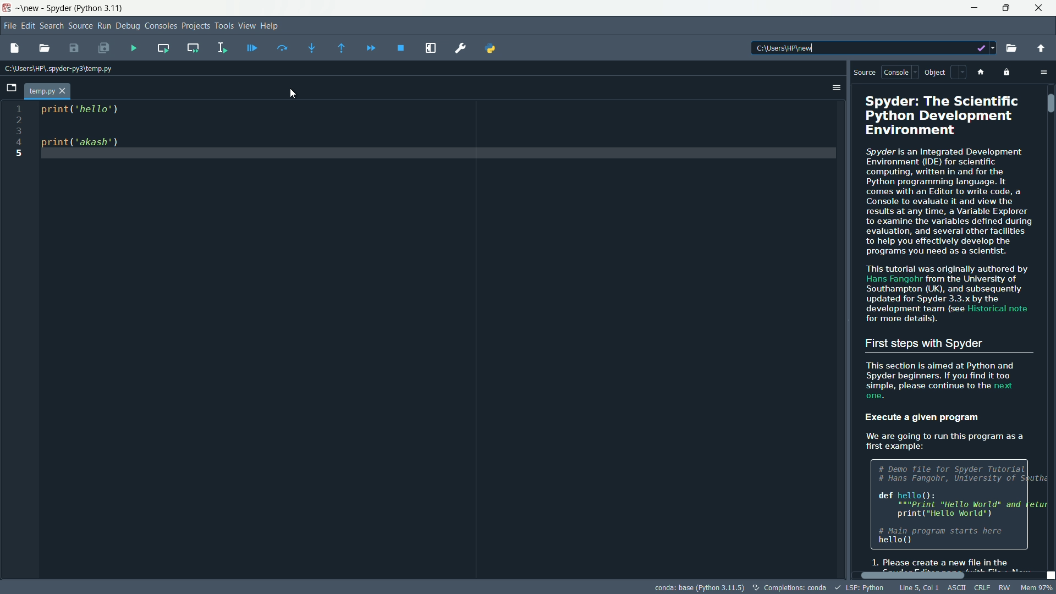  What do you see at coordinates (293, 94) in the screenshot?
I see `cursor` at bounding box center [293, 94].